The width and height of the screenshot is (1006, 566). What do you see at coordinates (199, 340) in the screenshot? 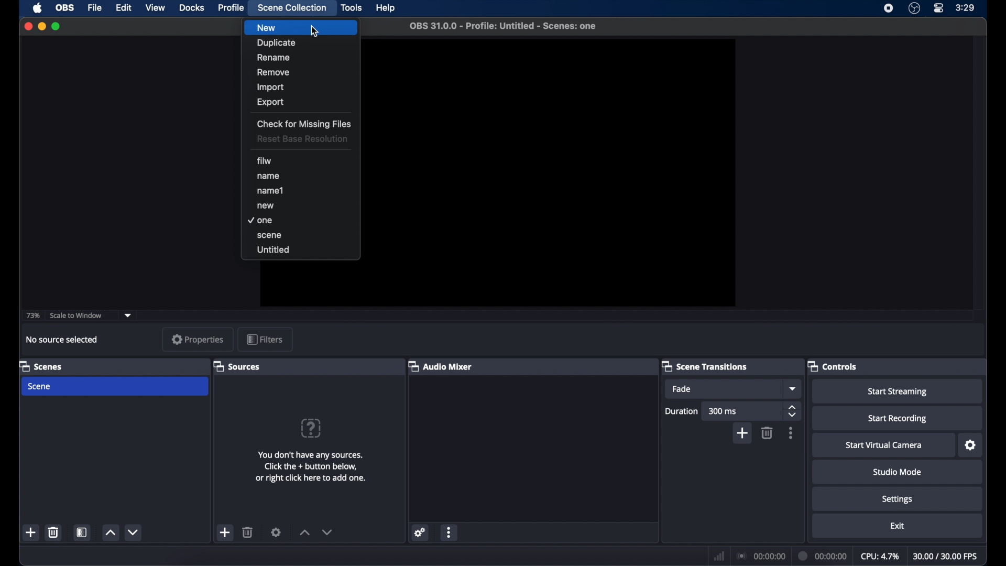
I see `properties` at bounding box center [199, 340].